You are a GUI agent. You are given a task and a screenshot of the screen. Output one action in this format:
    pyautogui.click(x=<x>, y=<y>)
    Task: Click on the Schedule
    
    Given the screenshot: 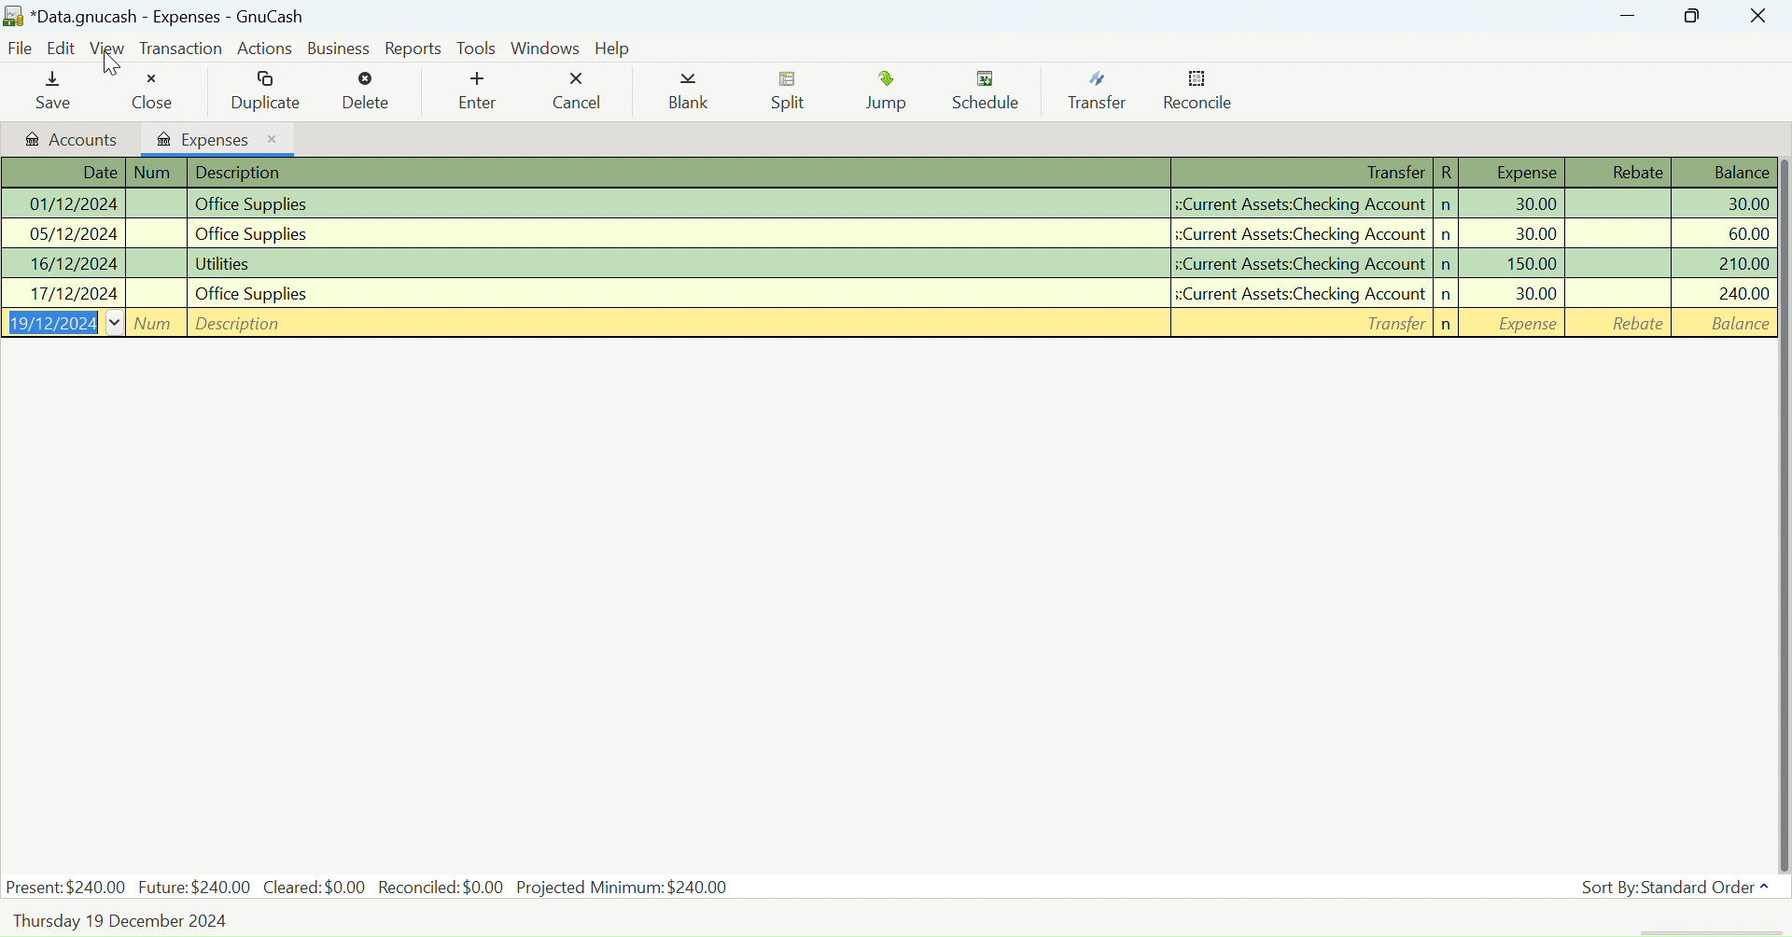 What is the action you would take?
    pyautogui.click(x=992, y=91)
    